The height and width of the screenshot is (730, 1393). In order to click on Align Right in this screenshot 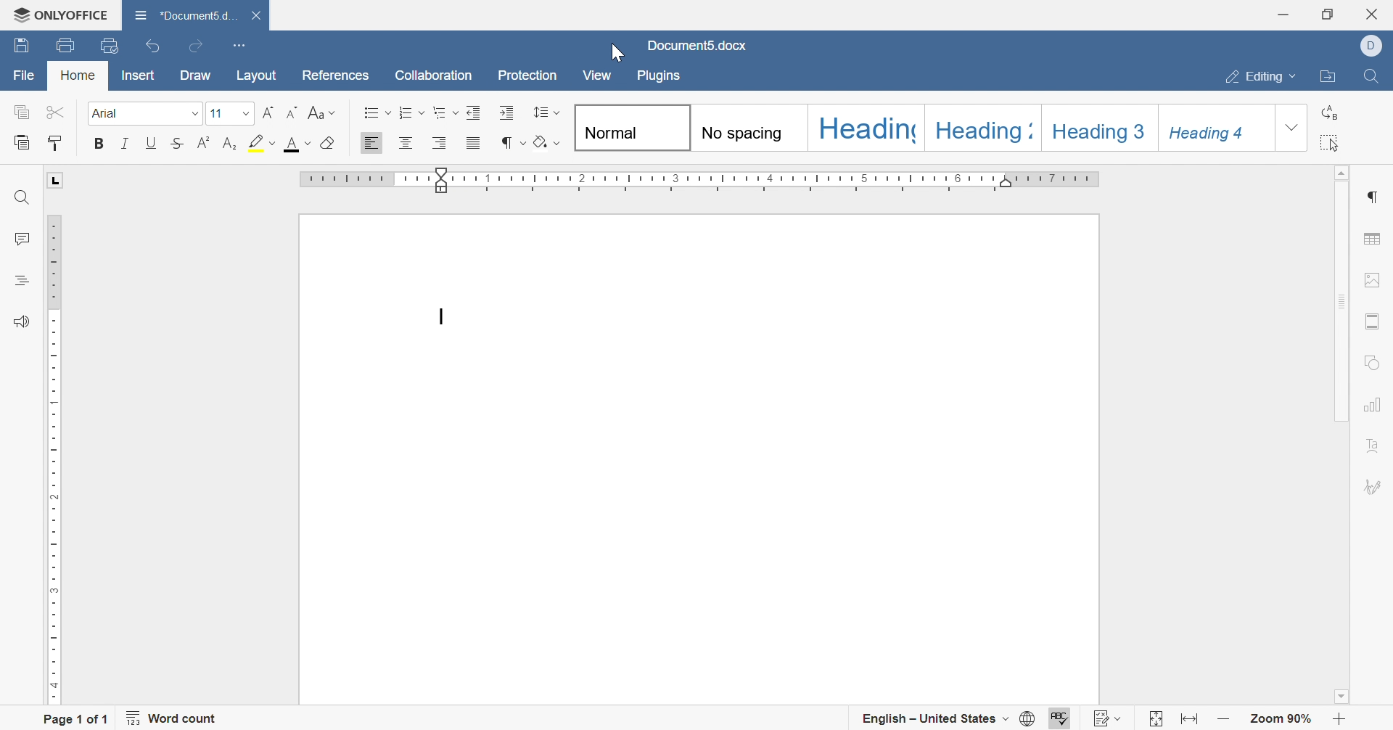, I will do `click(440, 143)`.